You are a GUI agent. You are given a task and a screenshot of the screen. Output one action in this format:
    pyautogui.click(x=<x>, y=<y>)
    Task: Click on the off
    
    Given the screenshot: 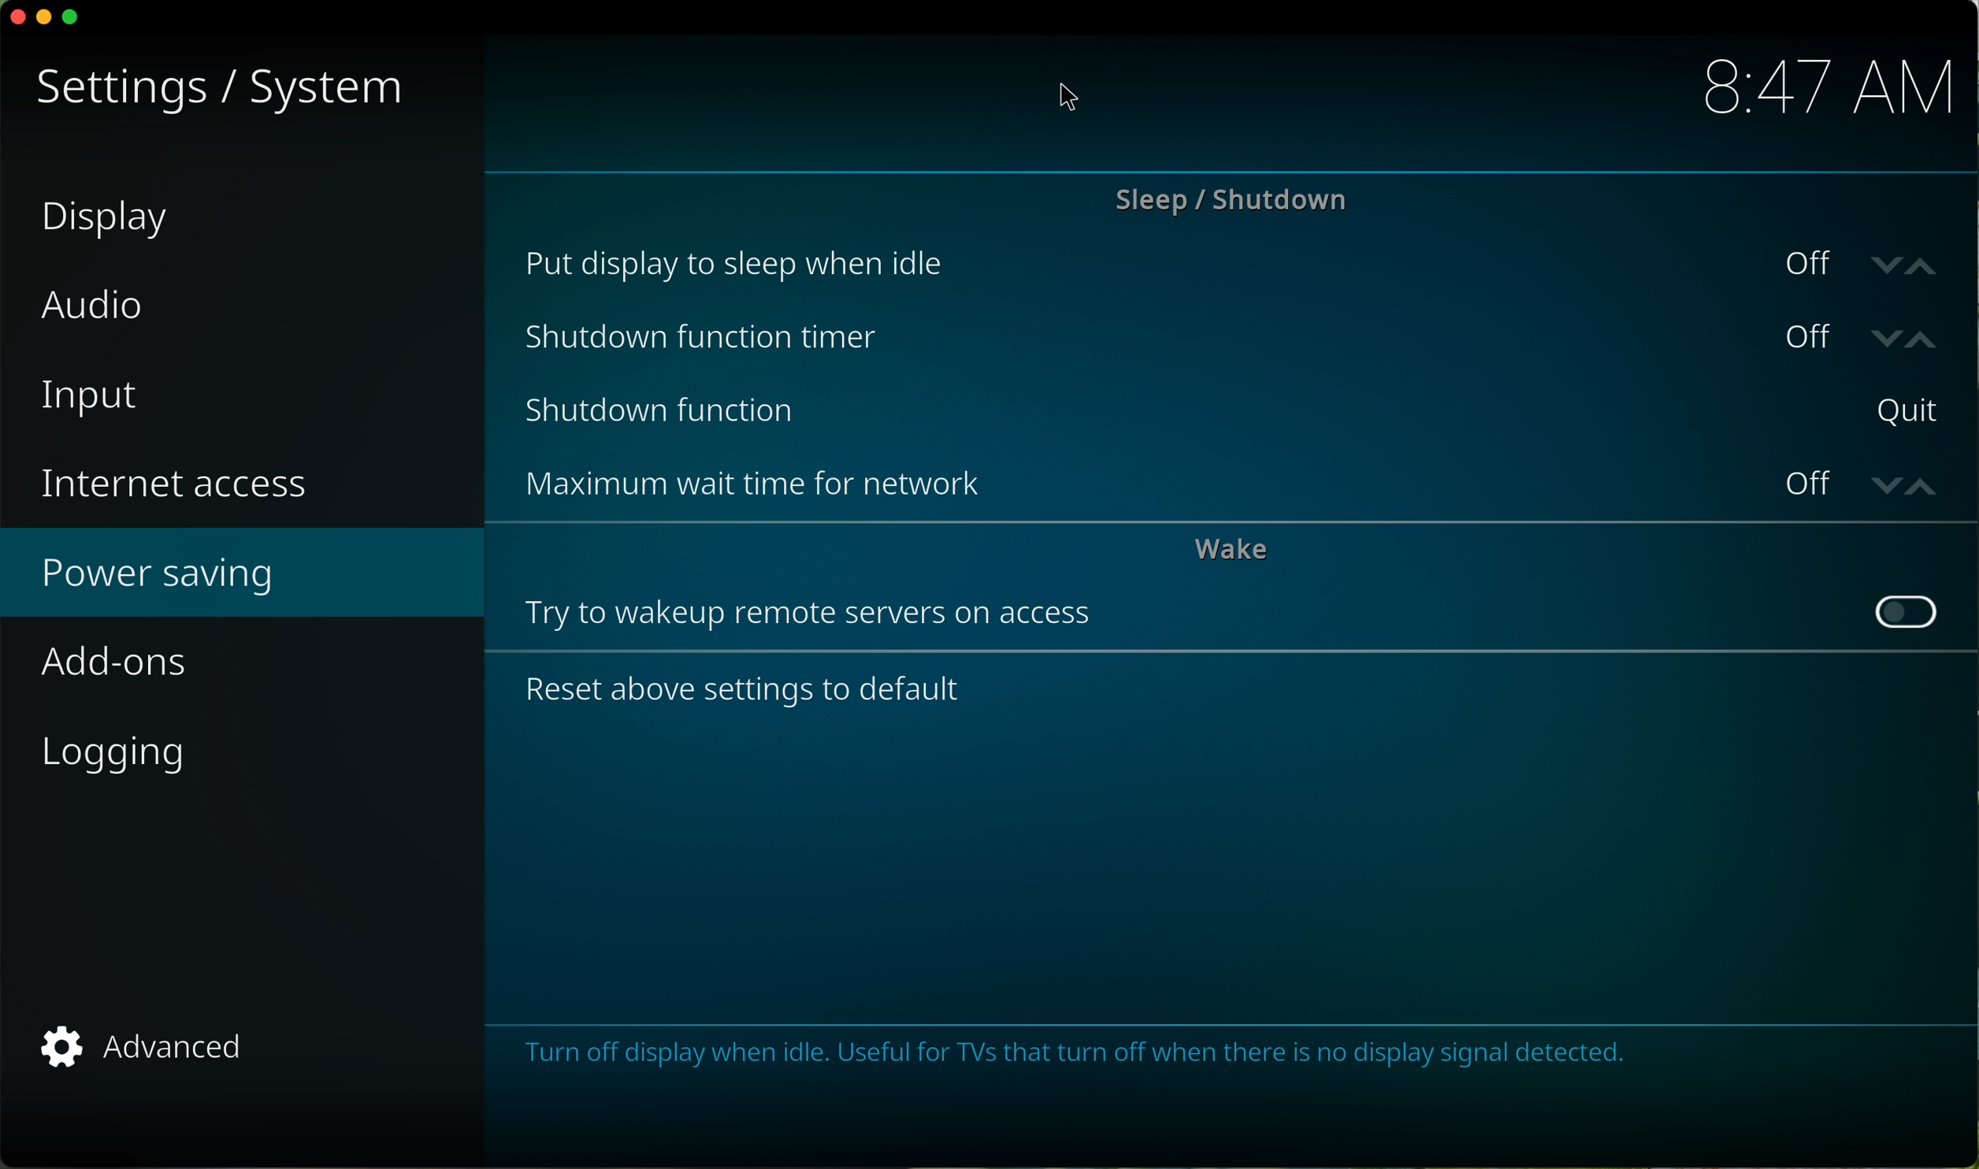 What is the action you would take?
    pyautogui.click(x=1797, y=483)
    